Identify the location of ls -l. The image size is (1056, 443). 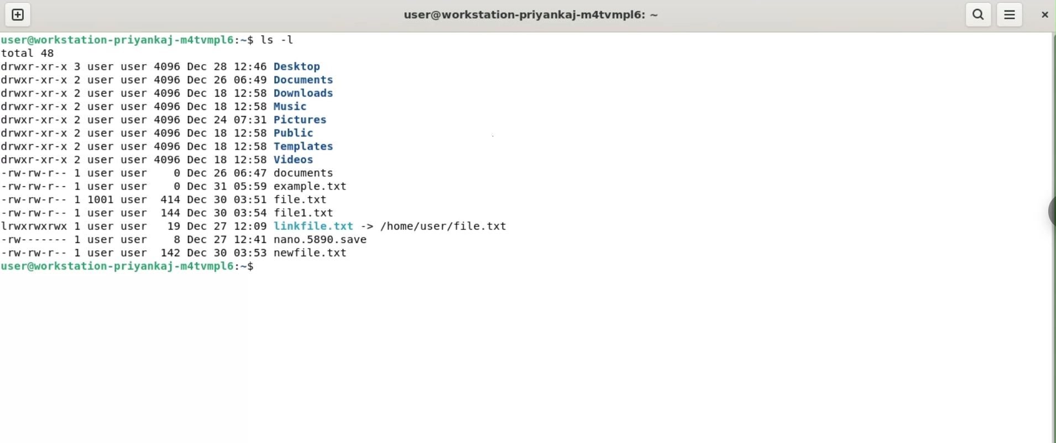
(281, 40).